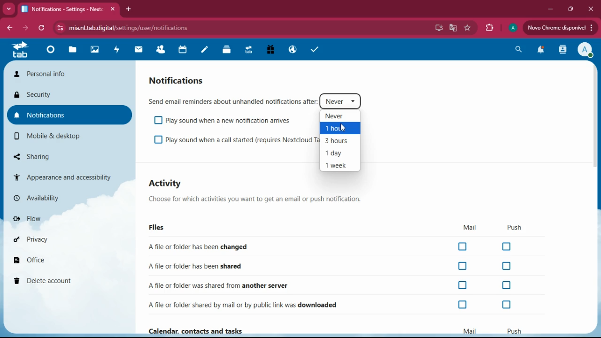  I want to click on security, so click(68, 96).